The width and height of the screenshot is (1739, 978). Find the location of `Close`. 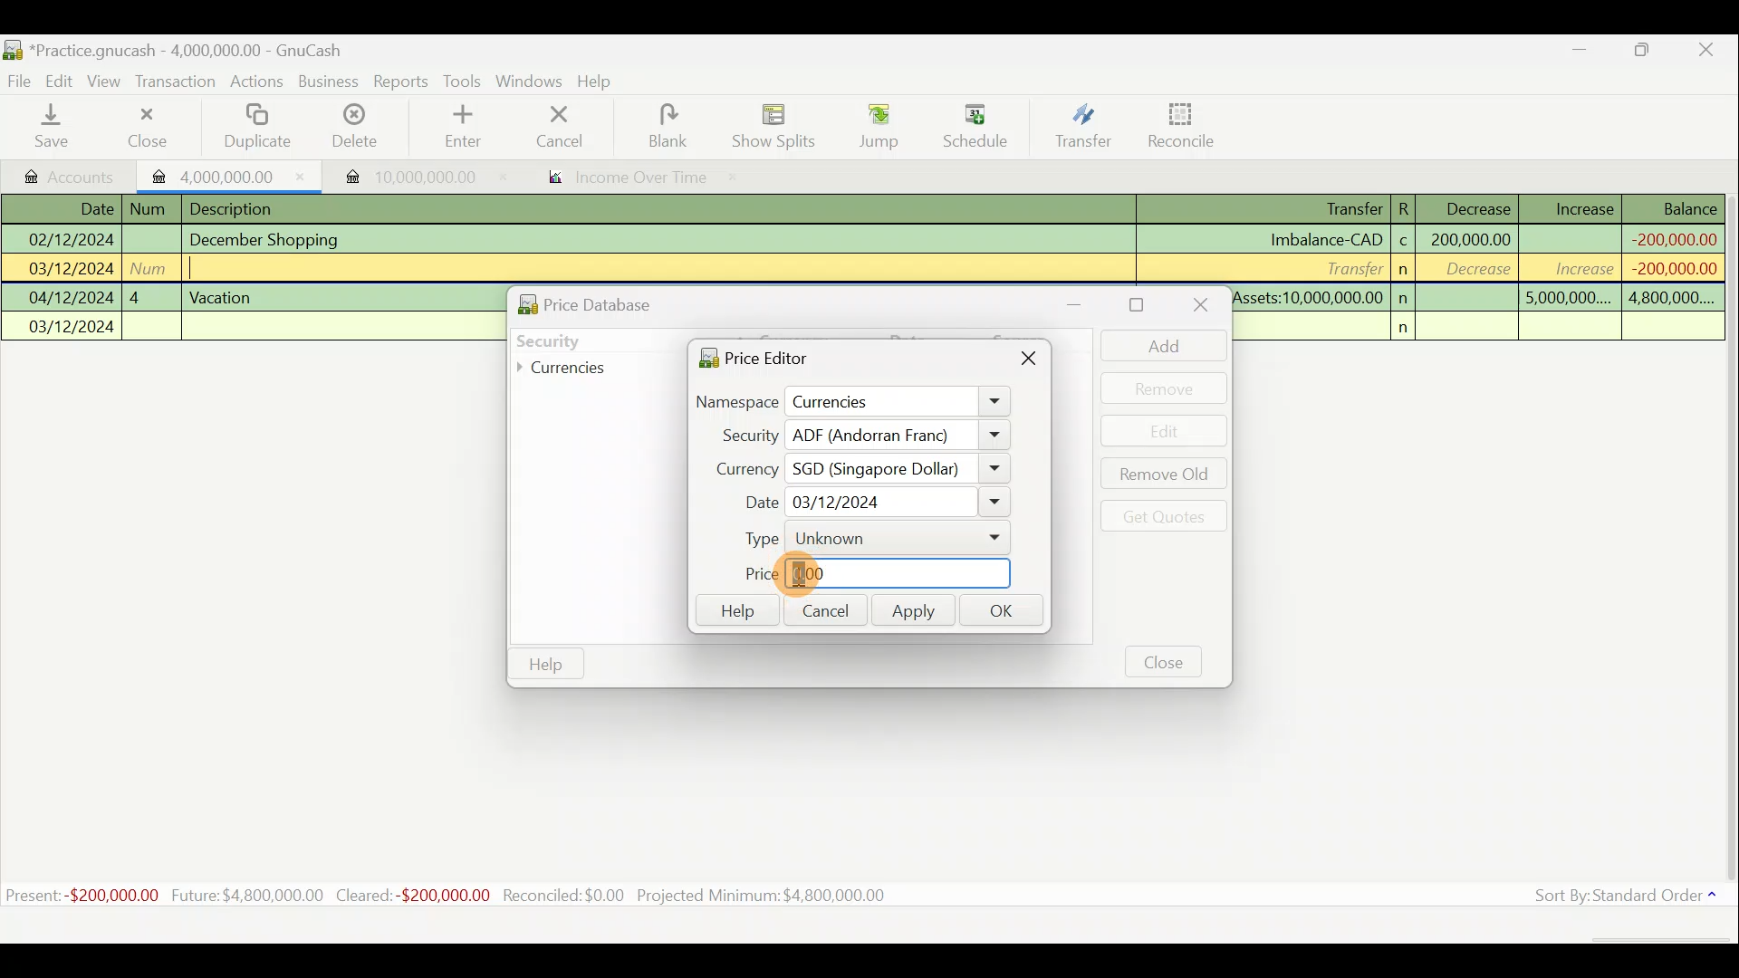

Close is located at coordinates (144, 127).